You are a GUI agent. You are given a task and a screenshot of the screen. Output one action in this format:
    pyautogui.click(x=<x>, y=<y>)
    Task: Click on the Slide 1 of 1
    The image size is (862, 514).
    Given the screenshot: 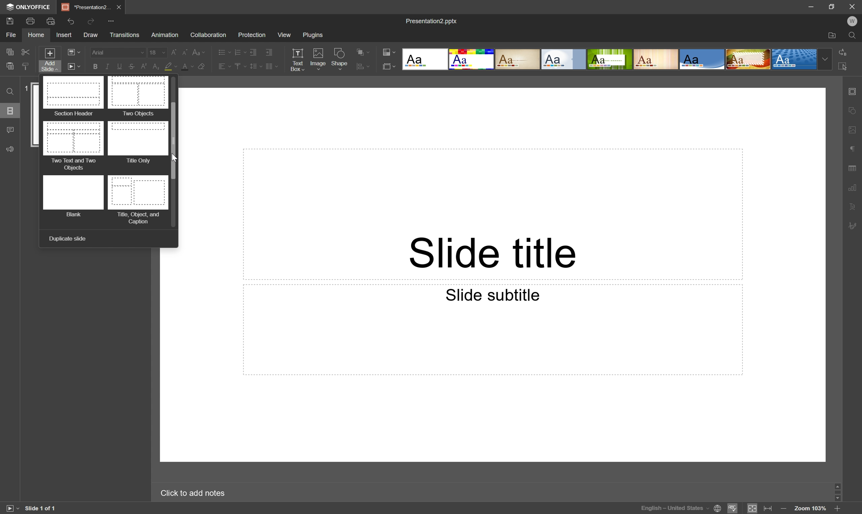 What is the action you would take?
    pyautogui.click(x=41, y=507)
    